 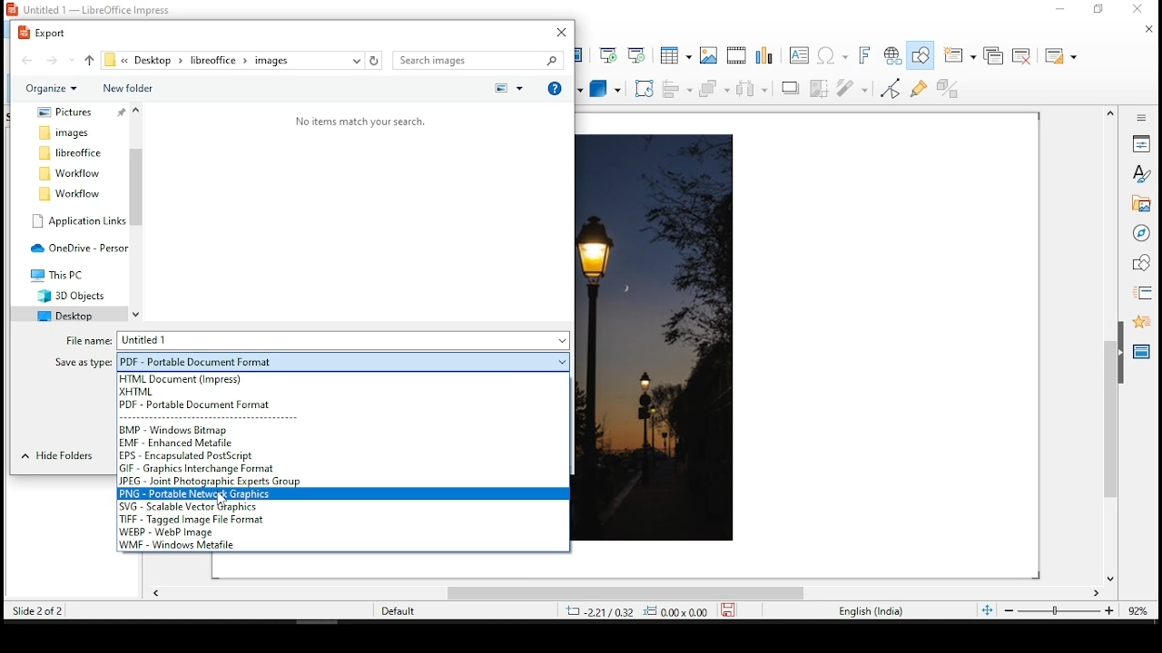 What do you see at coordinates (555, 86) in the screenshot?
I see `get help` at bounding box center [555, 86].